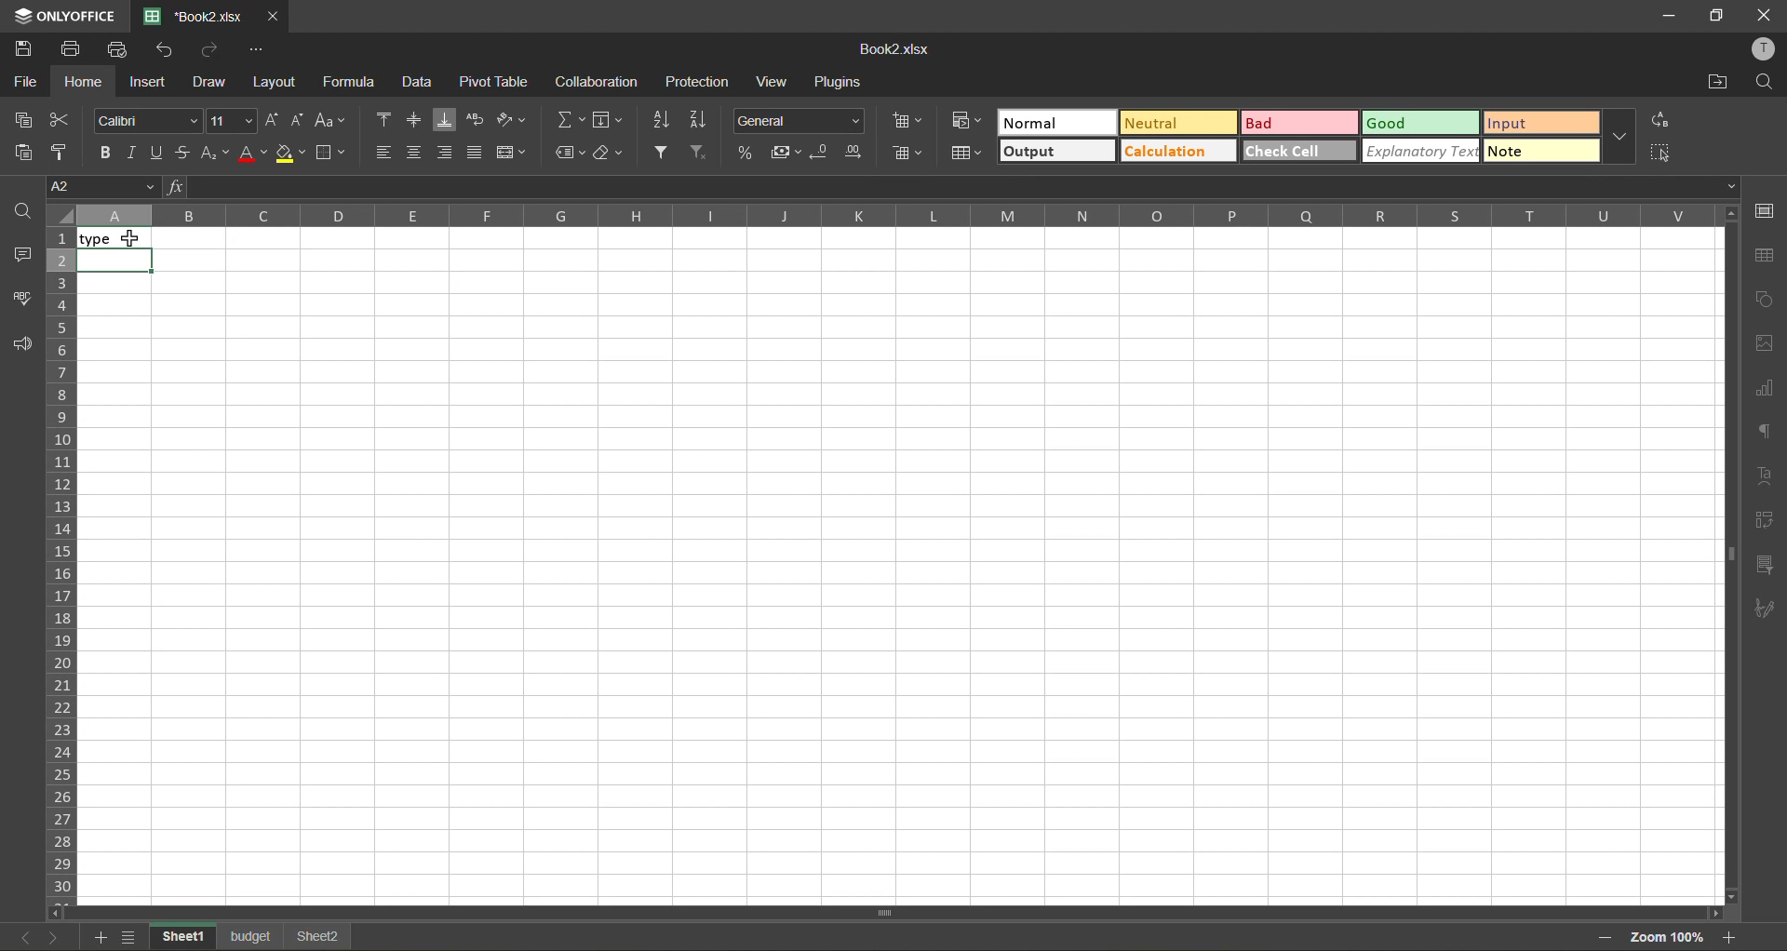 The width and height of the screenshot is (1787, 951). What do you see at coordinates (444, 152) in the screenshot?
I see `align right` at bounding box center [444, 152].